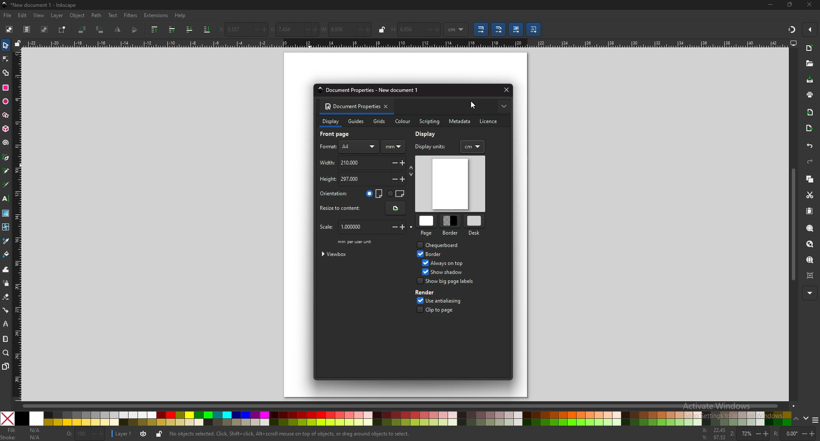 The height and width of the screenshot is (441, 820). What do you see at coordinates (396, 193) in the screenshot?
I see `landscape` at bounding box center [396, 193].